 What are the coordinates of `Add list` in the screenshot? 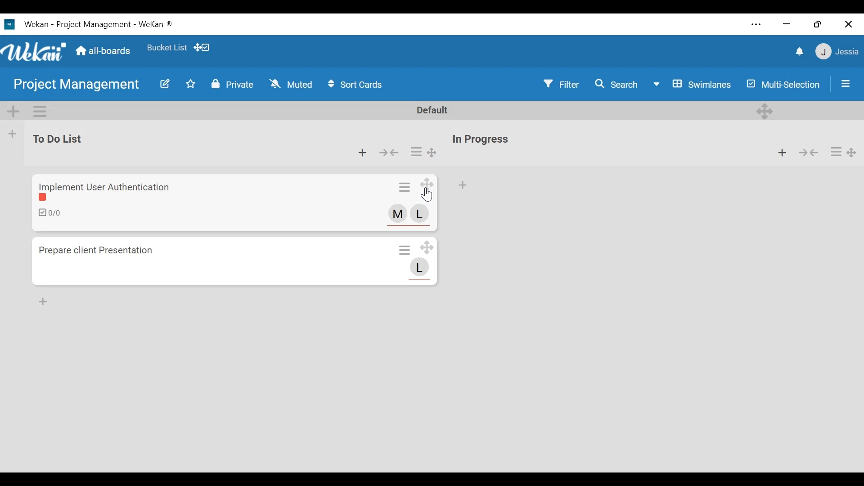 It's located at (12, 134).